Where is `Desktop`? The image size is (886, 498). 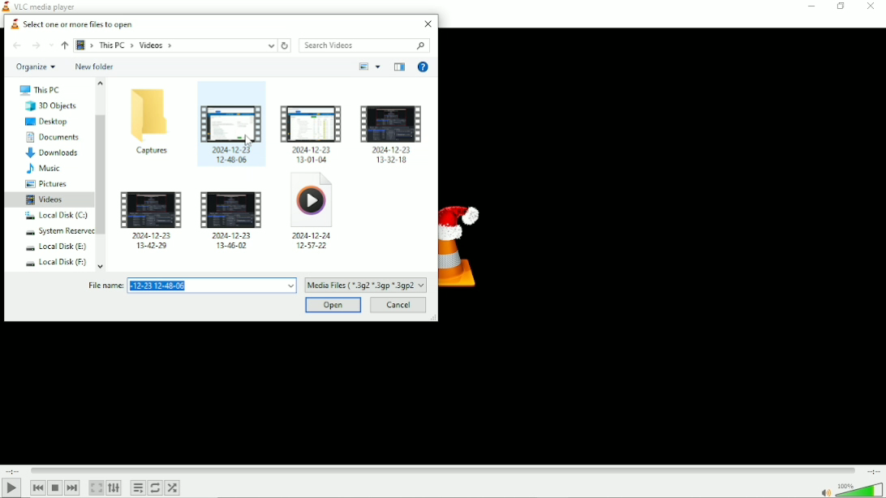
Desktop is located at coordinates (45, 122).